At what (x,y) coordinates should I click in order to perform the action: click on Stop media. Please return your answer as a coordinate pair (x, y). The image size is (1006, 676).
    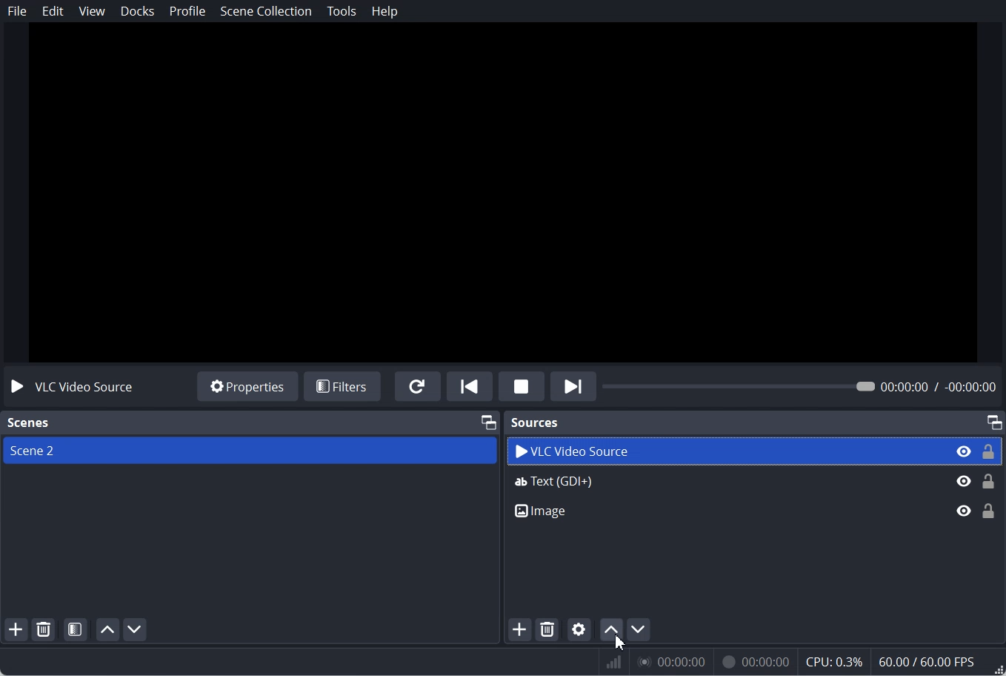
    Looking at the image, I should click on (522, 385).